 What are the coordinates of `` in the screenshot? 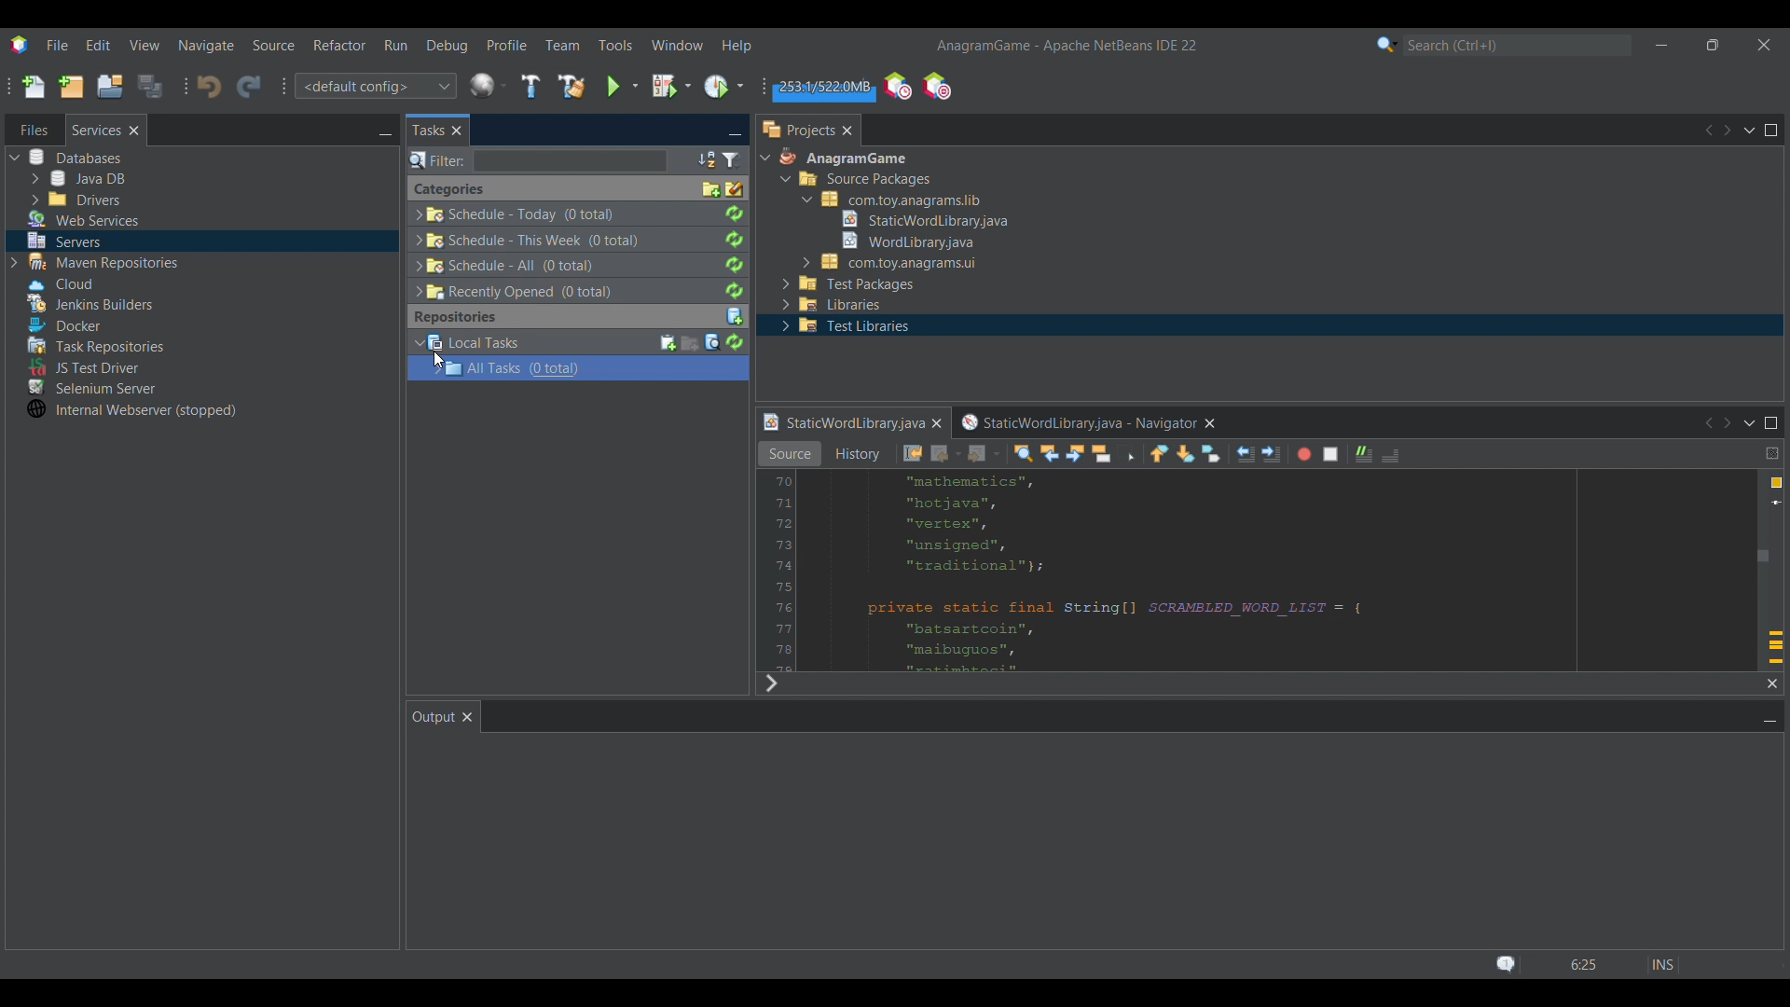 It's located at (570, 287).